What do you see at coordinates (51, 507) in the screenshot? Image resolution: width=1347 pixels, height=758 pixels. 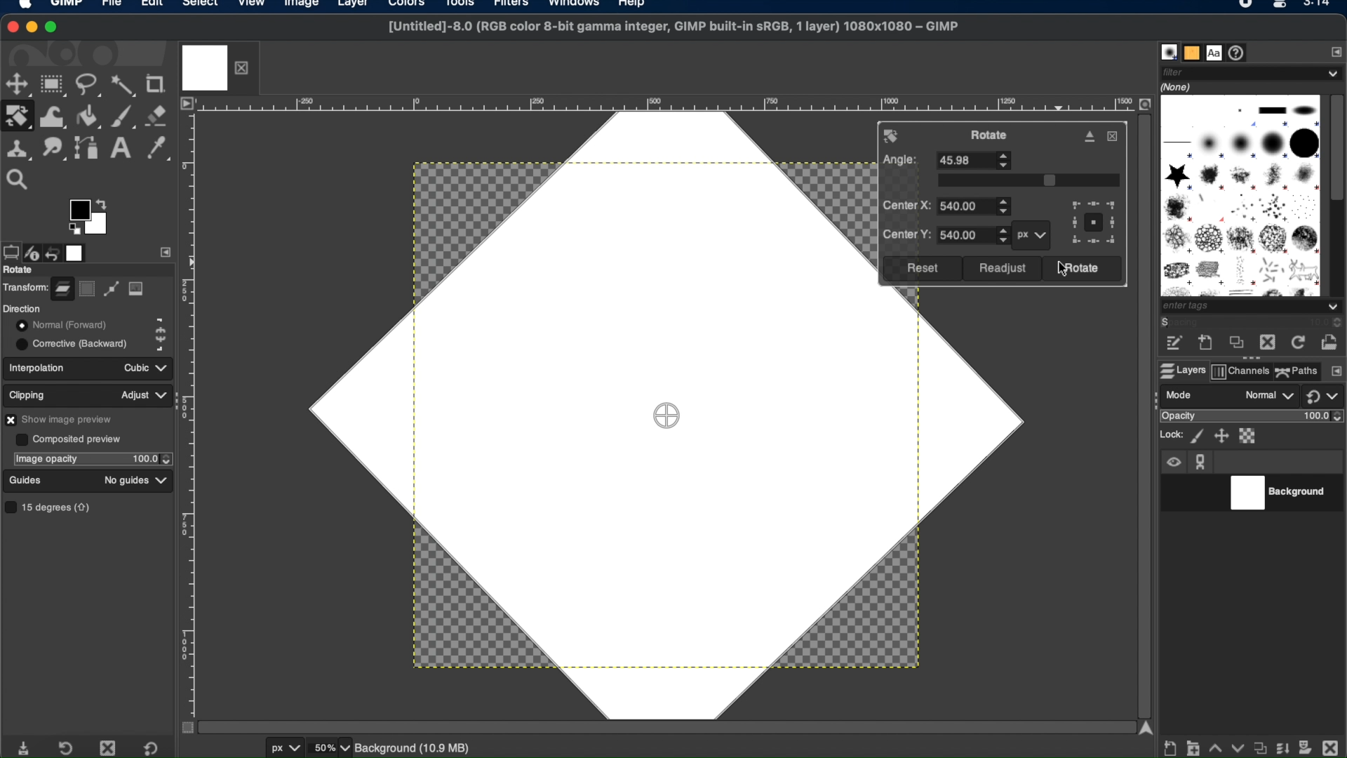 I see `15 degrees` at bounding box center [51, 507].